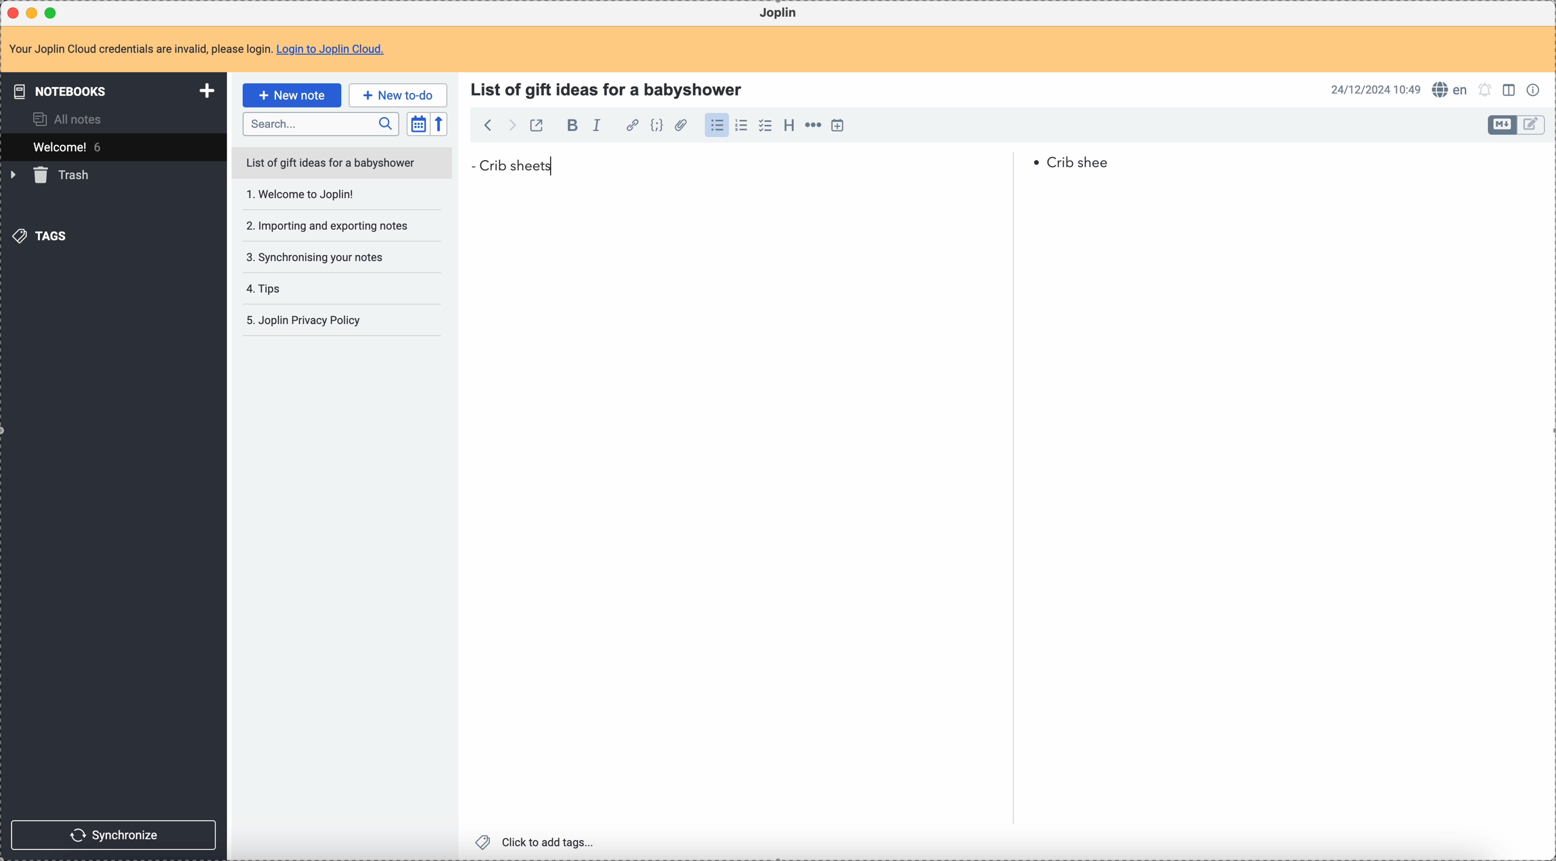  What do you see at coordinates (439, 125) in the screenshot?
I see `reverse sort order` at bounding box center [439, 125].